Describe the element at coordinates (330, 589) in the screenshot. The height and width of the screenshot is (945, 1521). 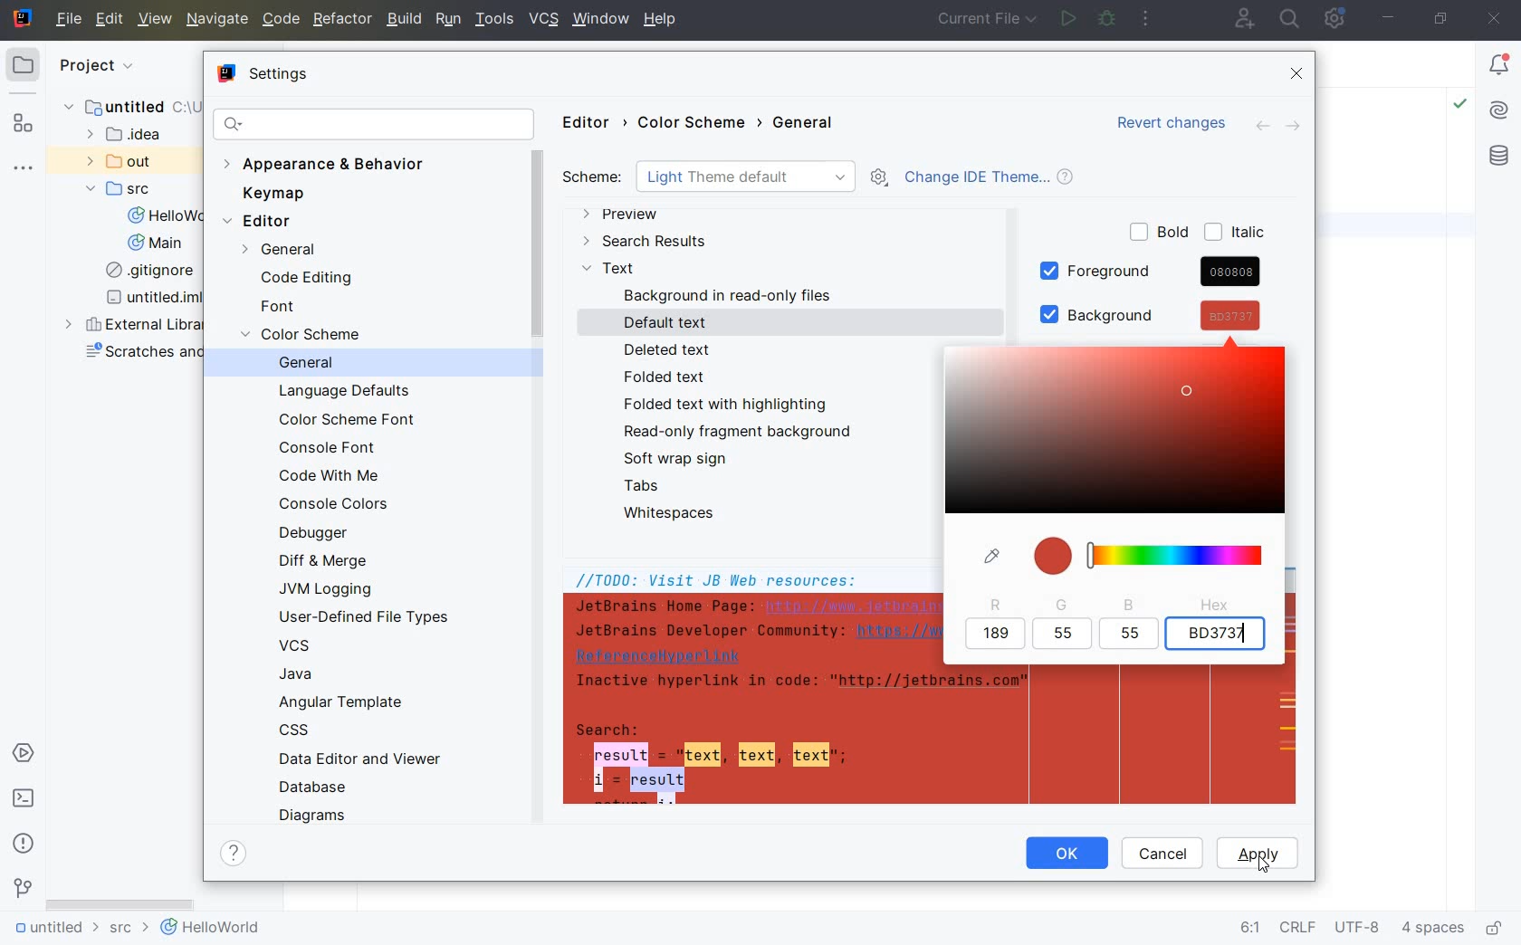
I see `JVM LOGGING` at that location.